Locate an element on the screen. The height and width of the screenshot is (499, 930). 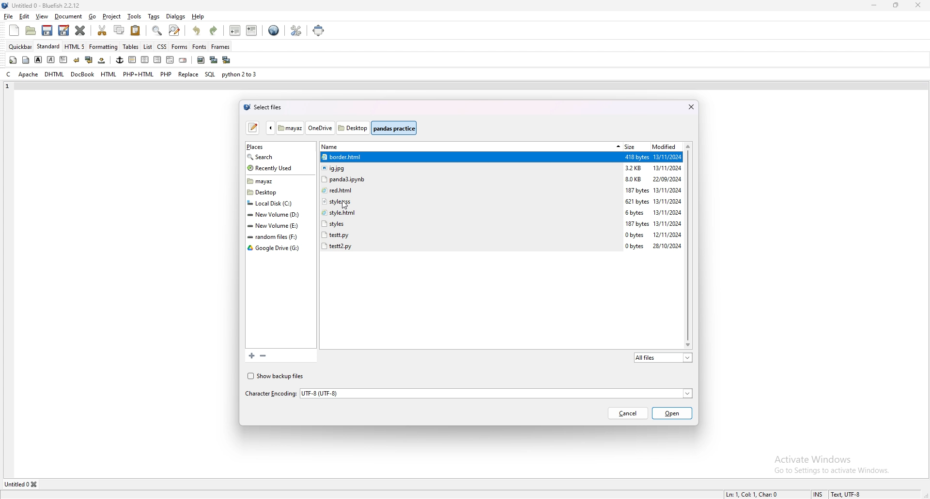
621 bytes is located at coordinates (637, 202).